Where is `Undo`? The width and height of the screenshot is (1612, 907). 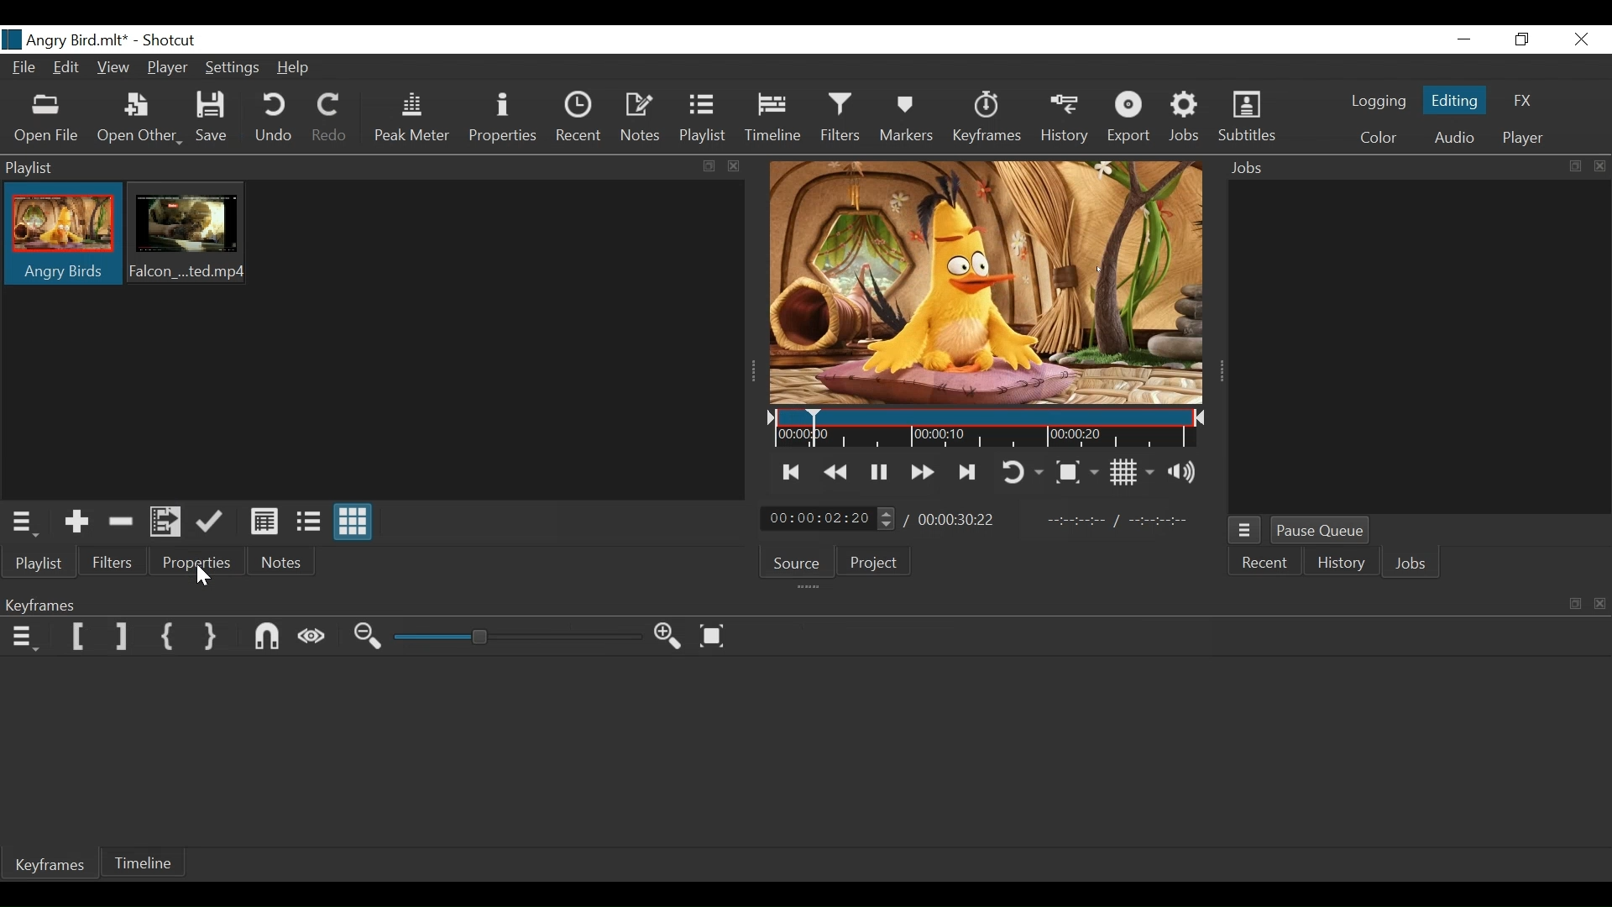
Undo is located at coordinates (275, 120).